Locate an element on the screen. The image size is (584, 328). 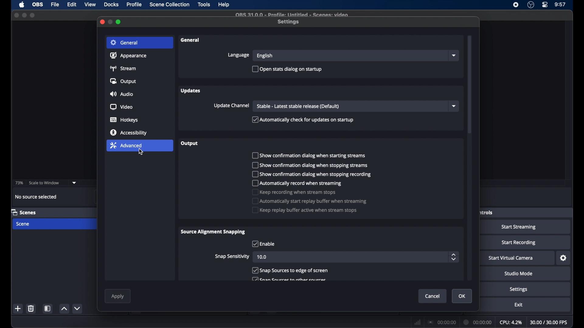
checkbox is located at coordinates (309, 201).